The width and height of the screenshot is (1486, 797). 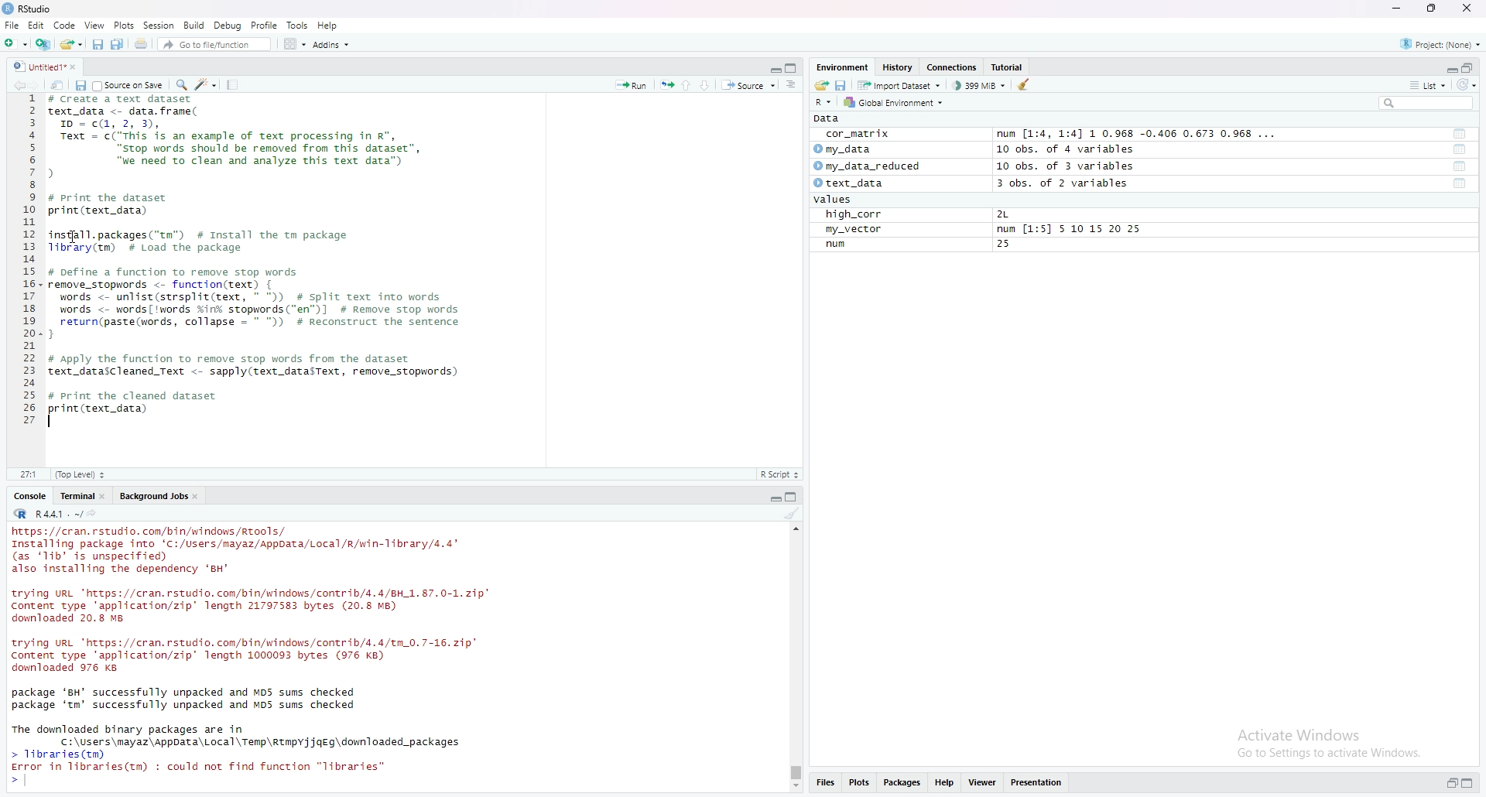 I want to click on view, so click(x=95, y=26).